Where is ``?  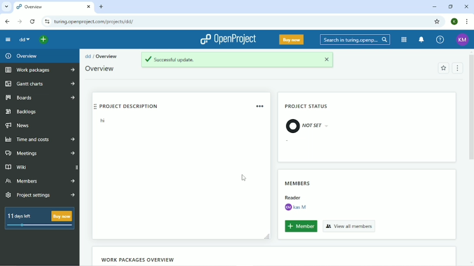  is located at coordinates (293, 196).